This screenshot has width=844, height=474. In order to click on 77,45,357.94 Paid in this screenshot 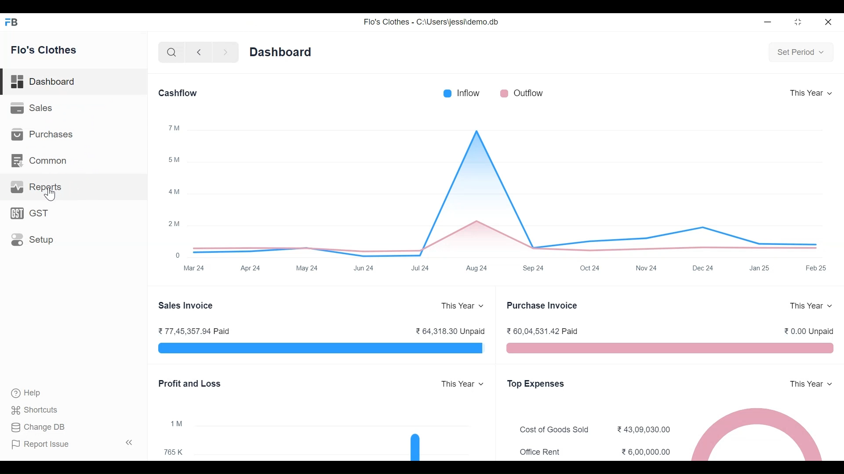, I will do `click(194, 331)`.